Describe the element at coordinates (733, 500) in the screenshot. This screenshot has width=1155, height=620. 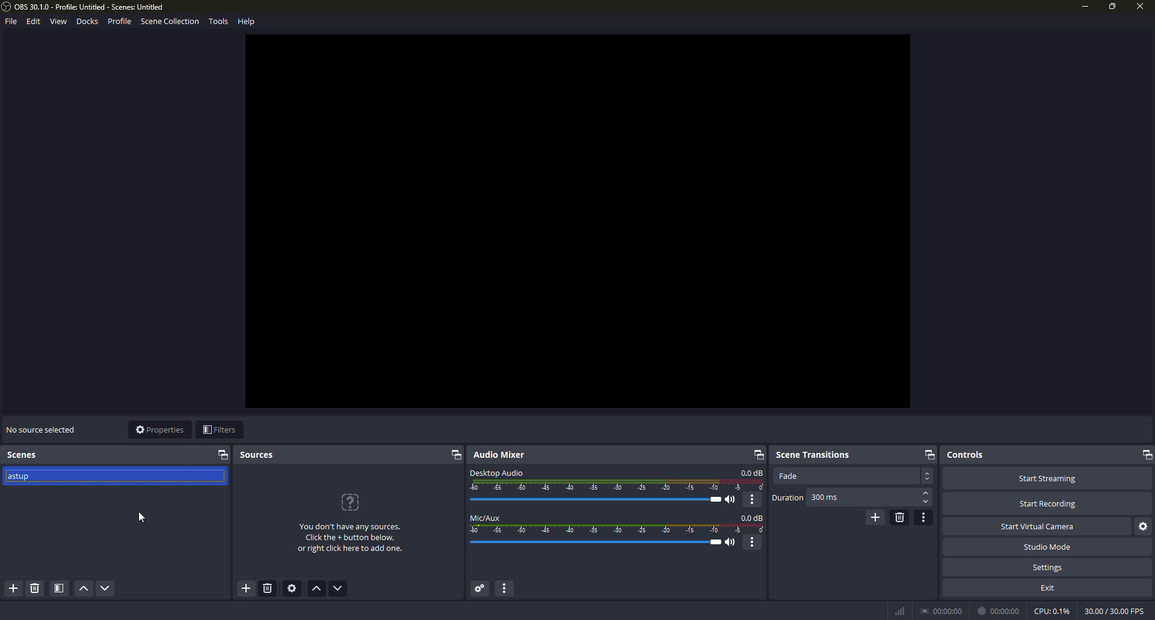
I see `mute` at that location.